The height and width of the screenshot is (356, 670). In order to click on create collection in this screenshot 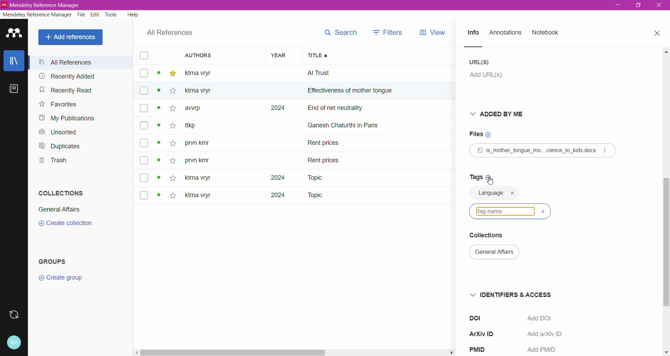, I will do `click(70, 225)`.